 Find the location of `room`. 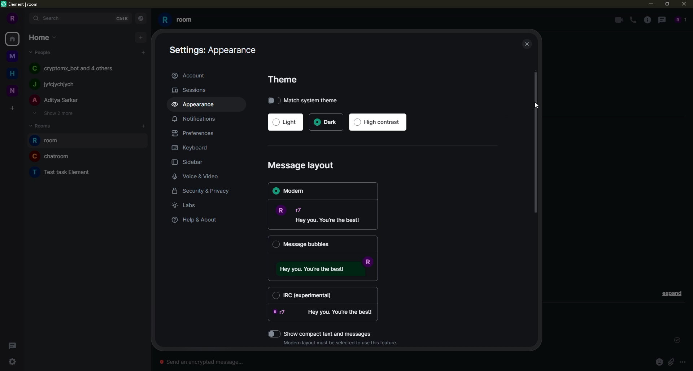

room is located at coordinates (51, 156).